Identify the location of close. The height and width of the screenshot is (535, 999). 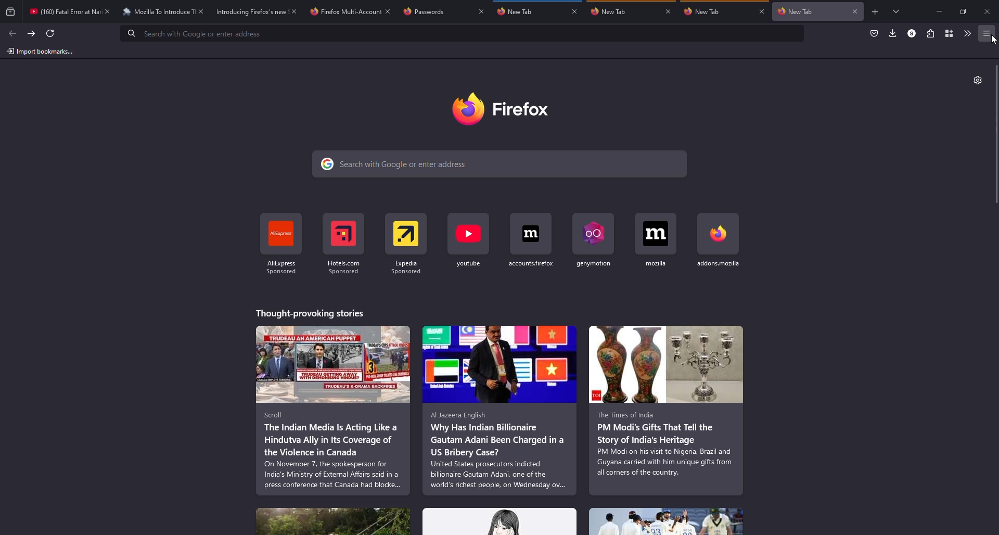
(669, 11).